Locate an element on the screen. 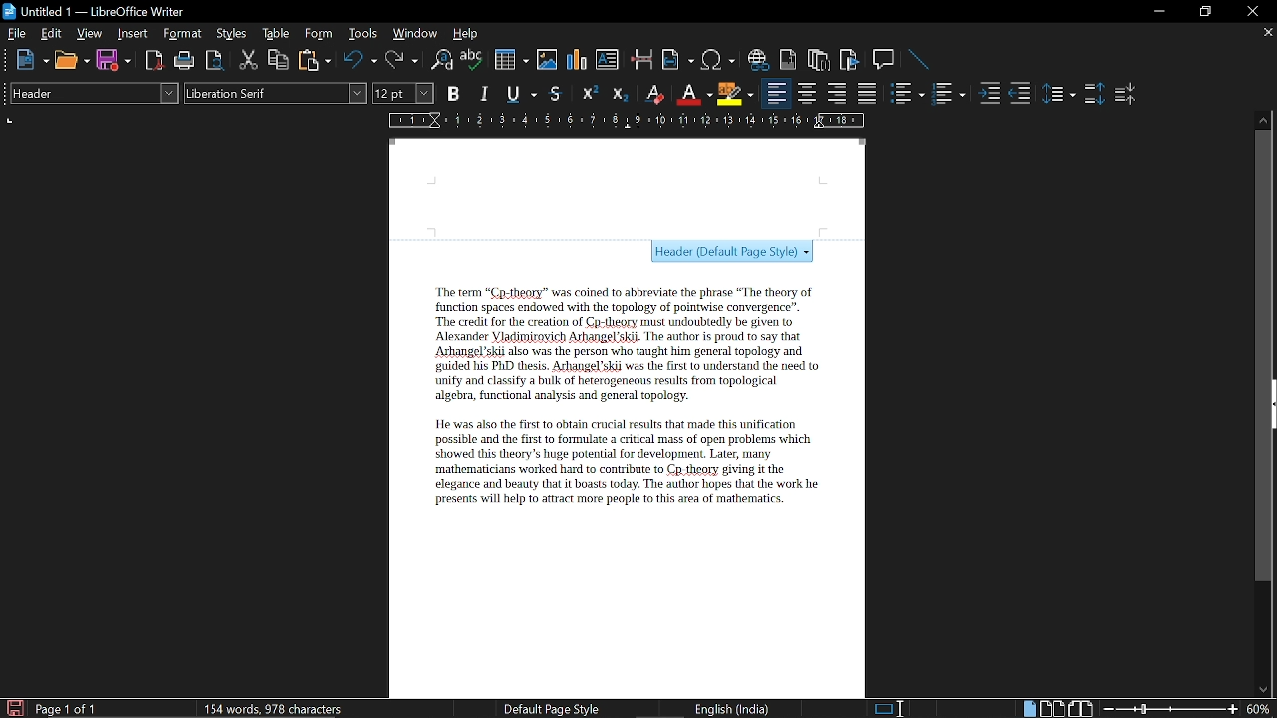 This screenshot has width=1277, height=718. Highlight is located at coordinates (736, 93).